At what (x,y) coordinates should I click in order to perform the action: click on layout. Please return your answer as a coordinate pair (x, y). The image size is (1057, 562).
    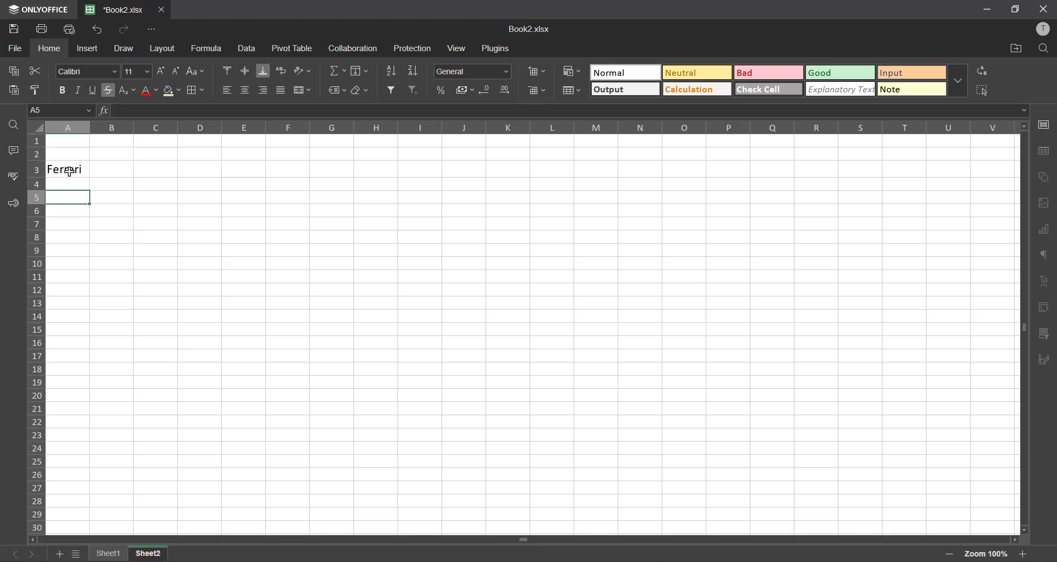
    Looking at the image, I should click on (162, 48).